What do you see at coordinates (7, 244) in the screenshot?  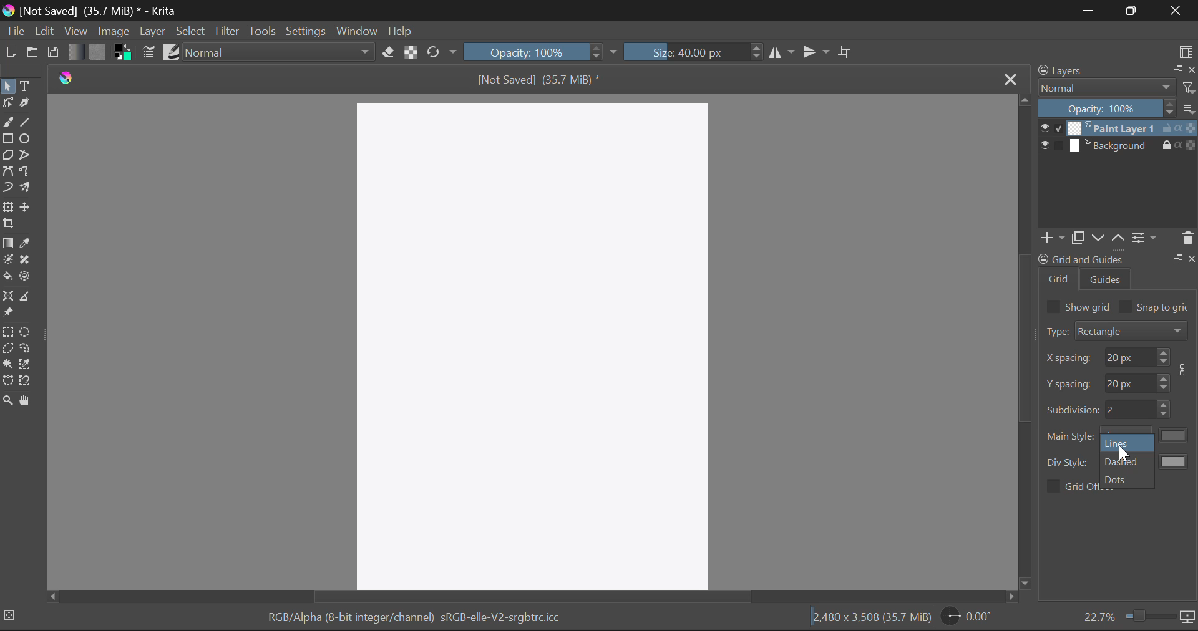 I see `Gradient Fill` at bounding box center [7, 244].